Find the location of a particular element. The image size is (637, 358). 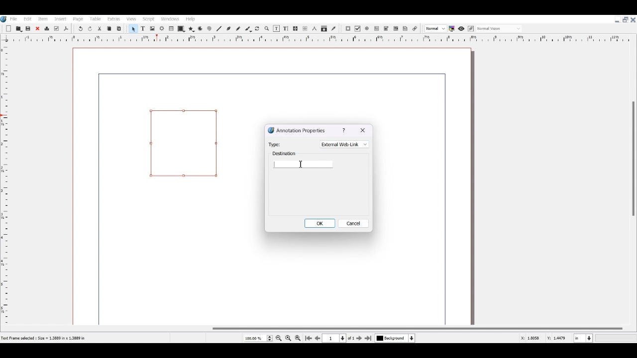

Freehand line is located at coordinates (238, 28).